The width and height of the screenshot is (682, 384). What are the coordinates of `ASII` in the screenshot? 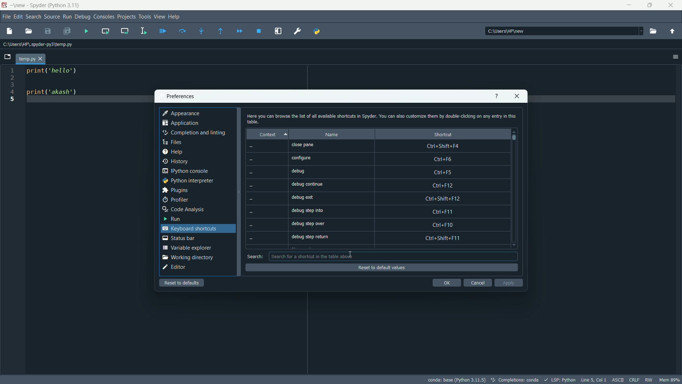 It's located at (617, 379).